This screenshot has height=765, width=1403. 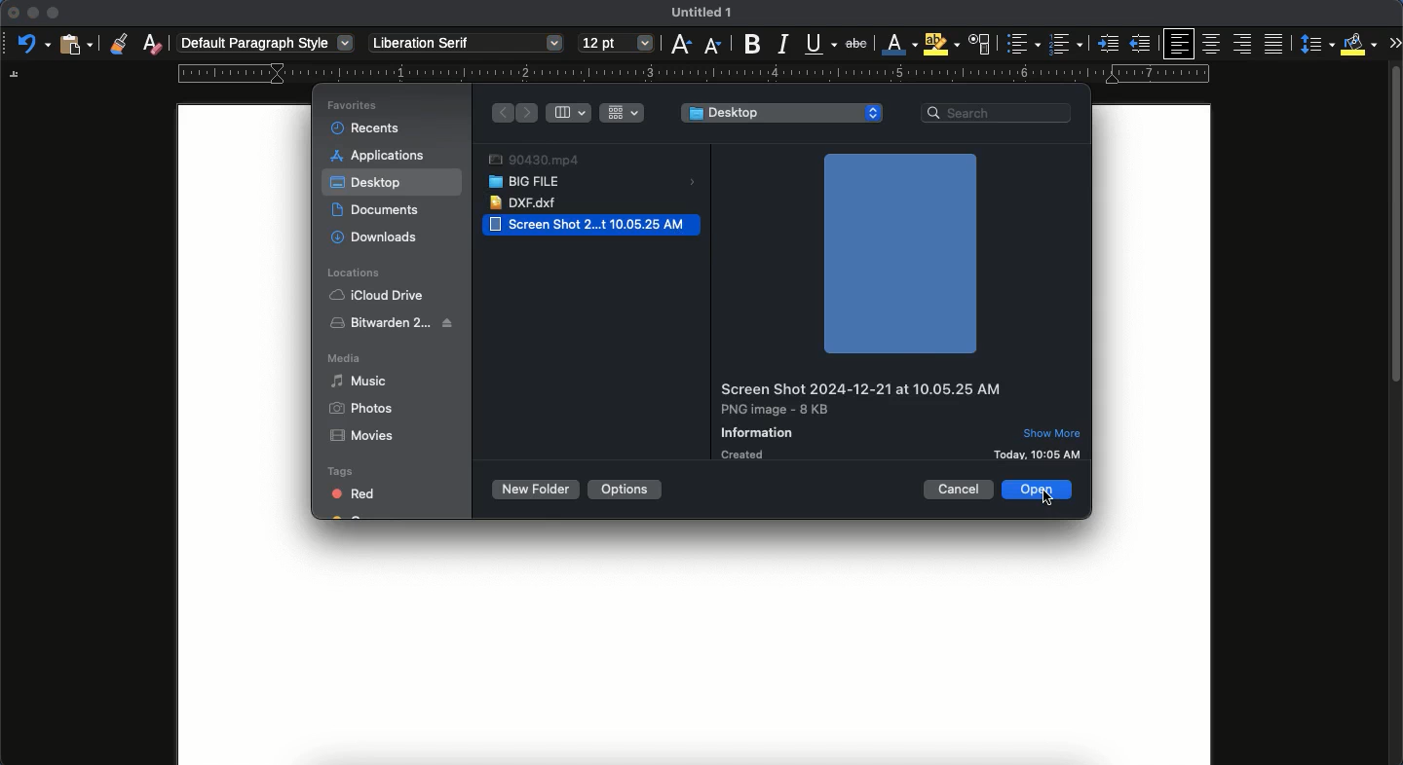 What do you see at coordinates (1053, 432) in the screenshot?
I see `show more` at bounding box center [1053, 432].